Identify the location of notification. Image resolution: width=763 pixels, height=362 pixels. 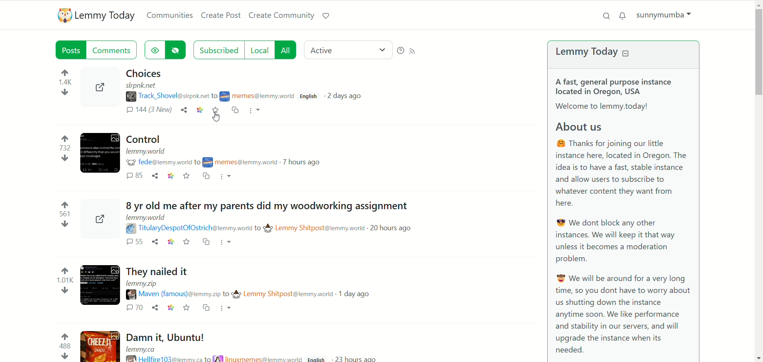
(624, 15).